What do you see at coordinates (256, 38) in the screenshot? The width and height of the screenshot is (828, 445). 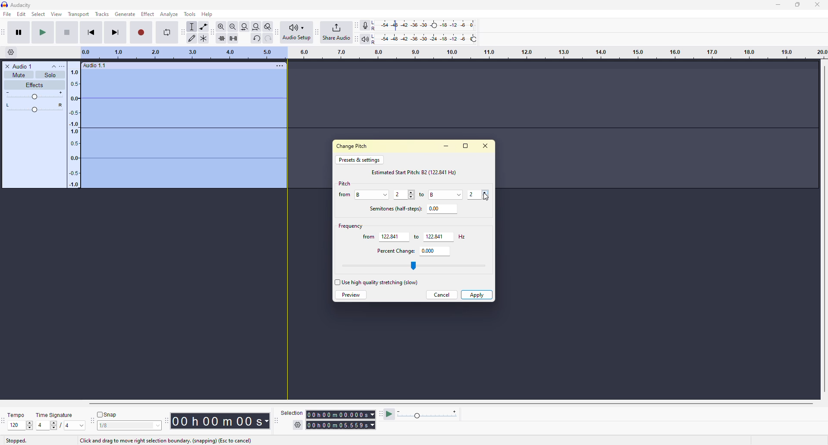 I see `undo` at bounding box center [256, 38].